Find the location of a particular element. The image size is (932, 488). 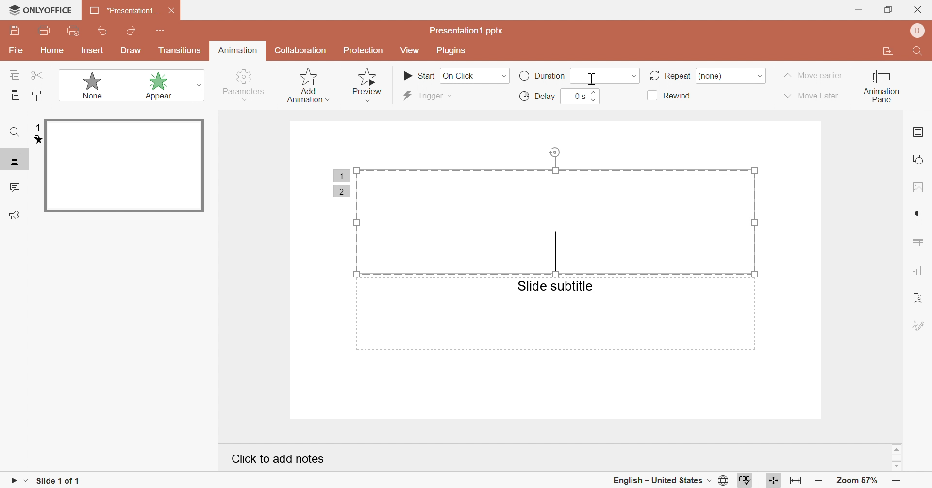

zoom 57% is located at coordinates (858, 481).